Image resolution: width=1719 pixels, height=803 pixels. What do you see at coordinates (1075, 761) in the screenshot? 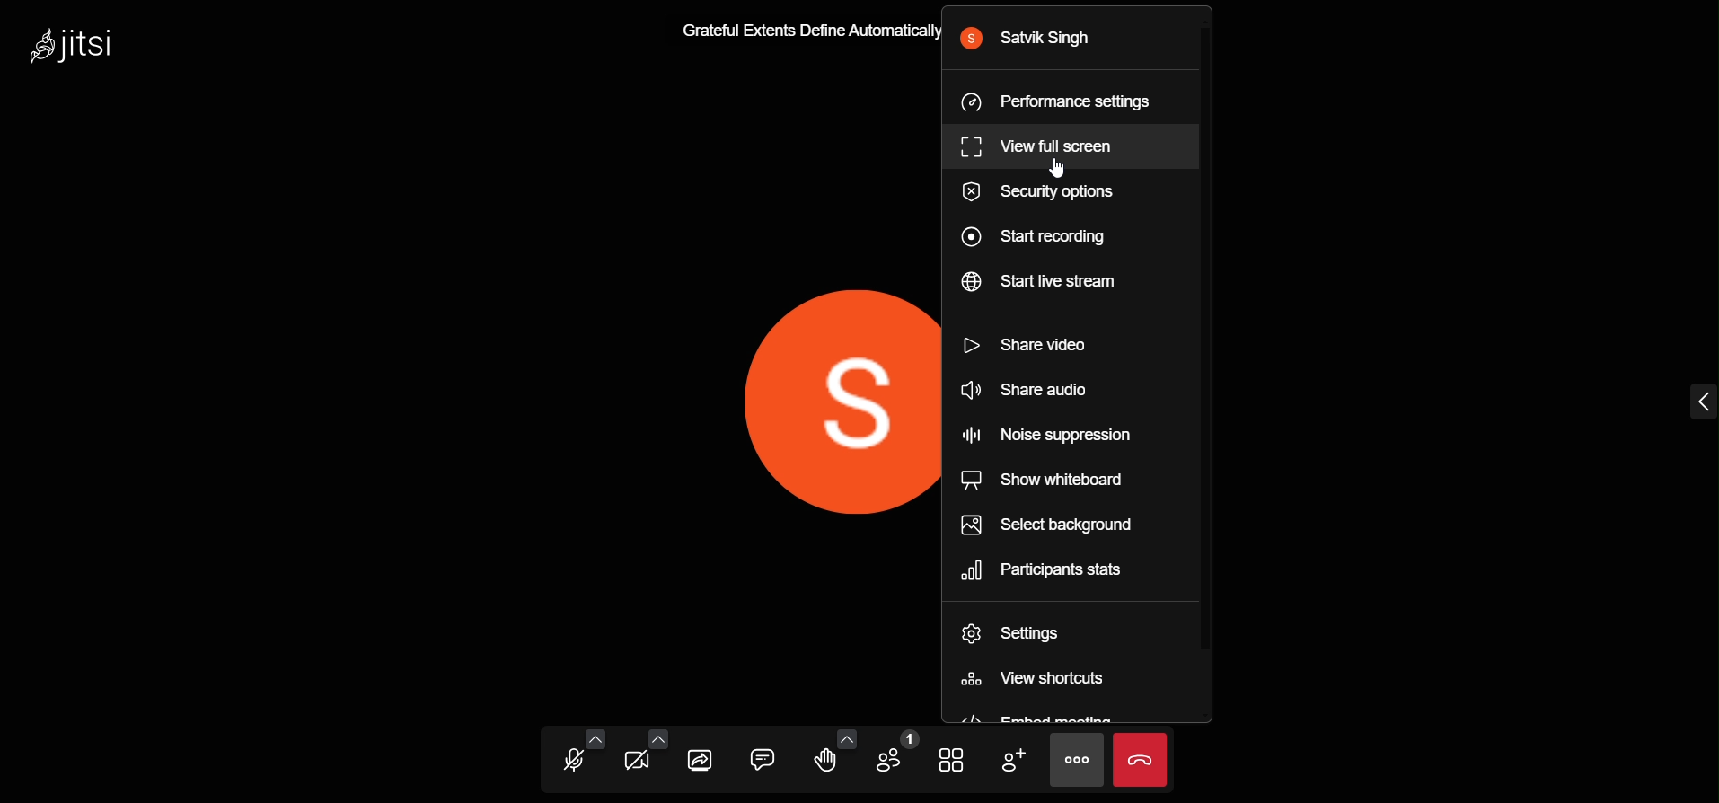
I see `more` at bounding box center [1075, 761].